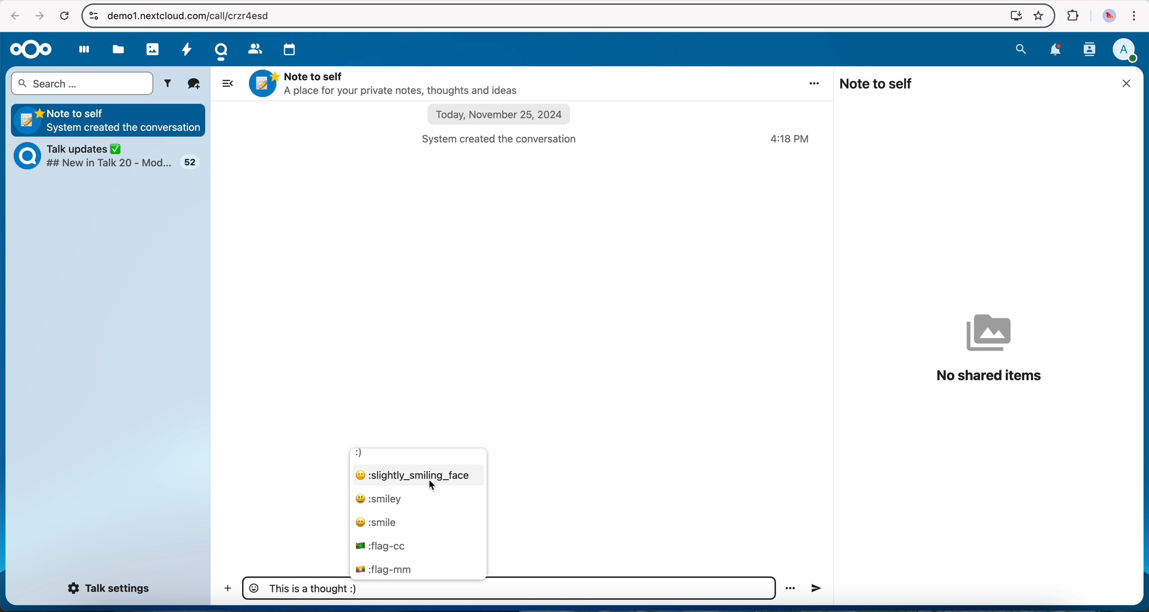  I want to click on filters, so click(169, 84).